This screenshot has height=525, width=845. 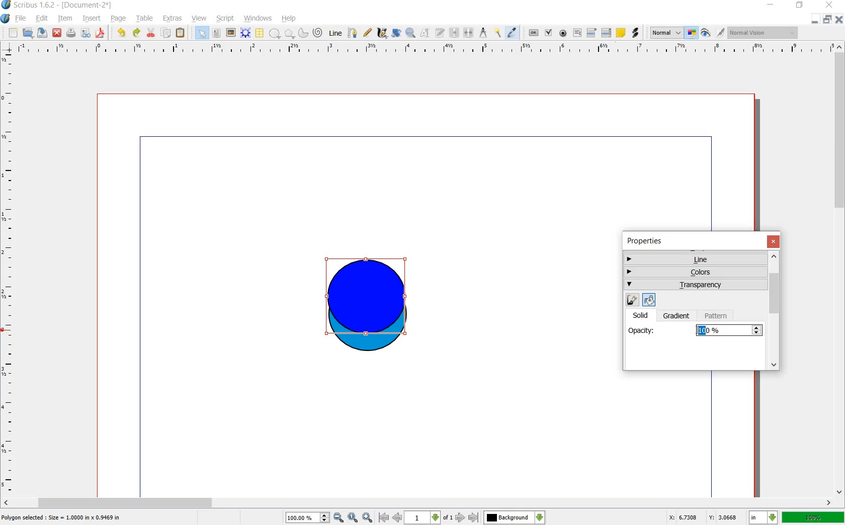 I want to click on spiral, so click(x=317, y=33).